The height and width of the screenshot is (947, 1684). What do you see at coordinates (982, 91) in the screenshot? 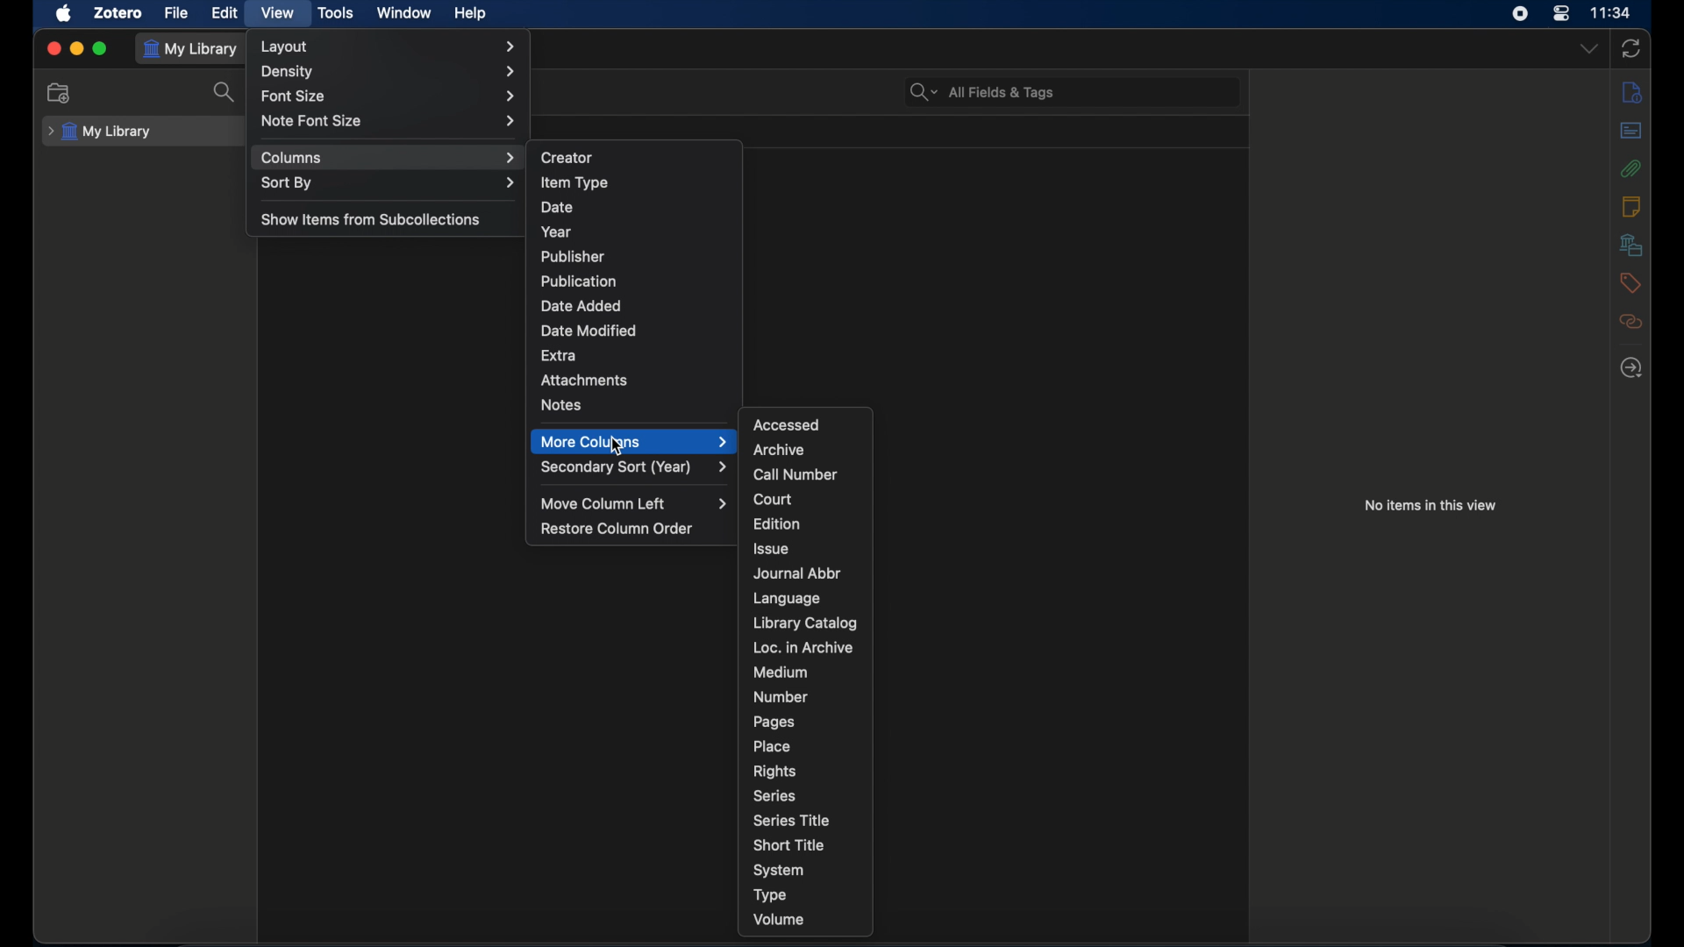
I see `search bar` at bounding box center [982, 91].